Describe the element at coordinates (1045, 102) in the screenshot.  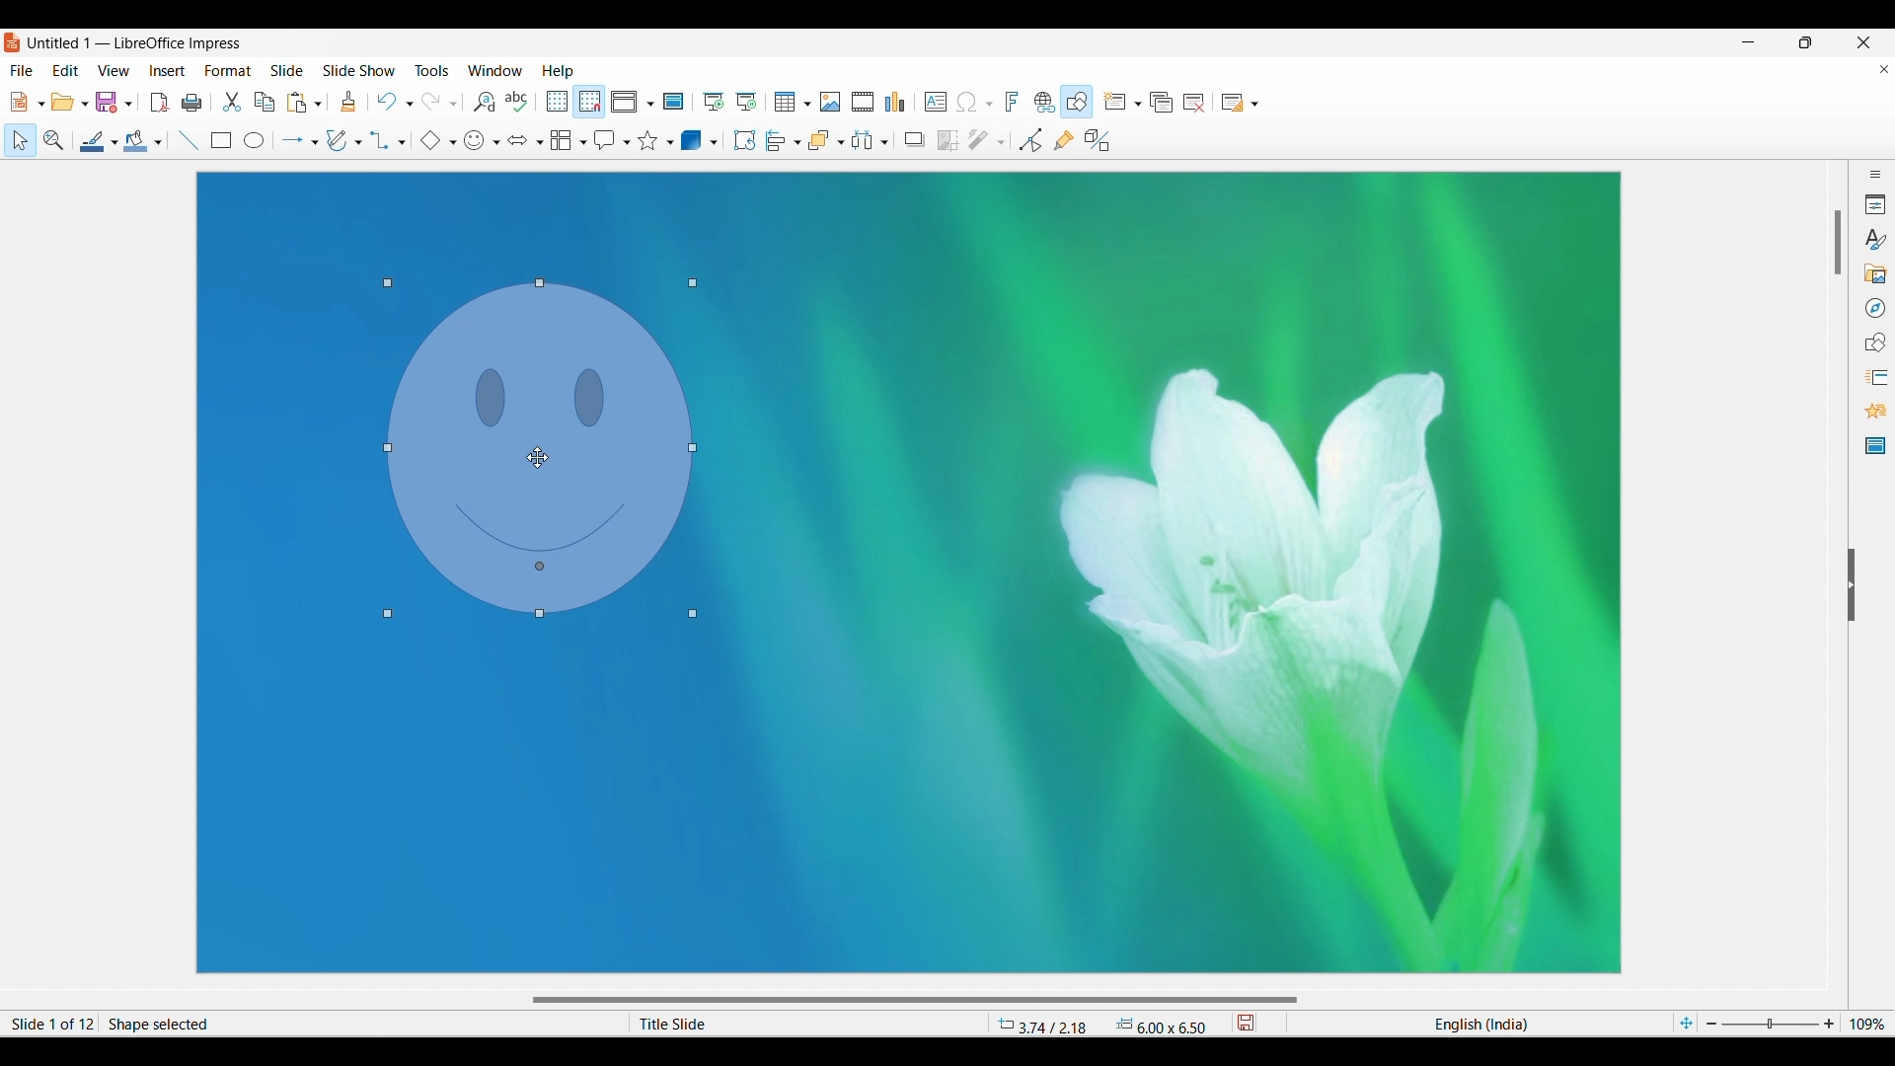
I see `Insert hyperlink` at that location.